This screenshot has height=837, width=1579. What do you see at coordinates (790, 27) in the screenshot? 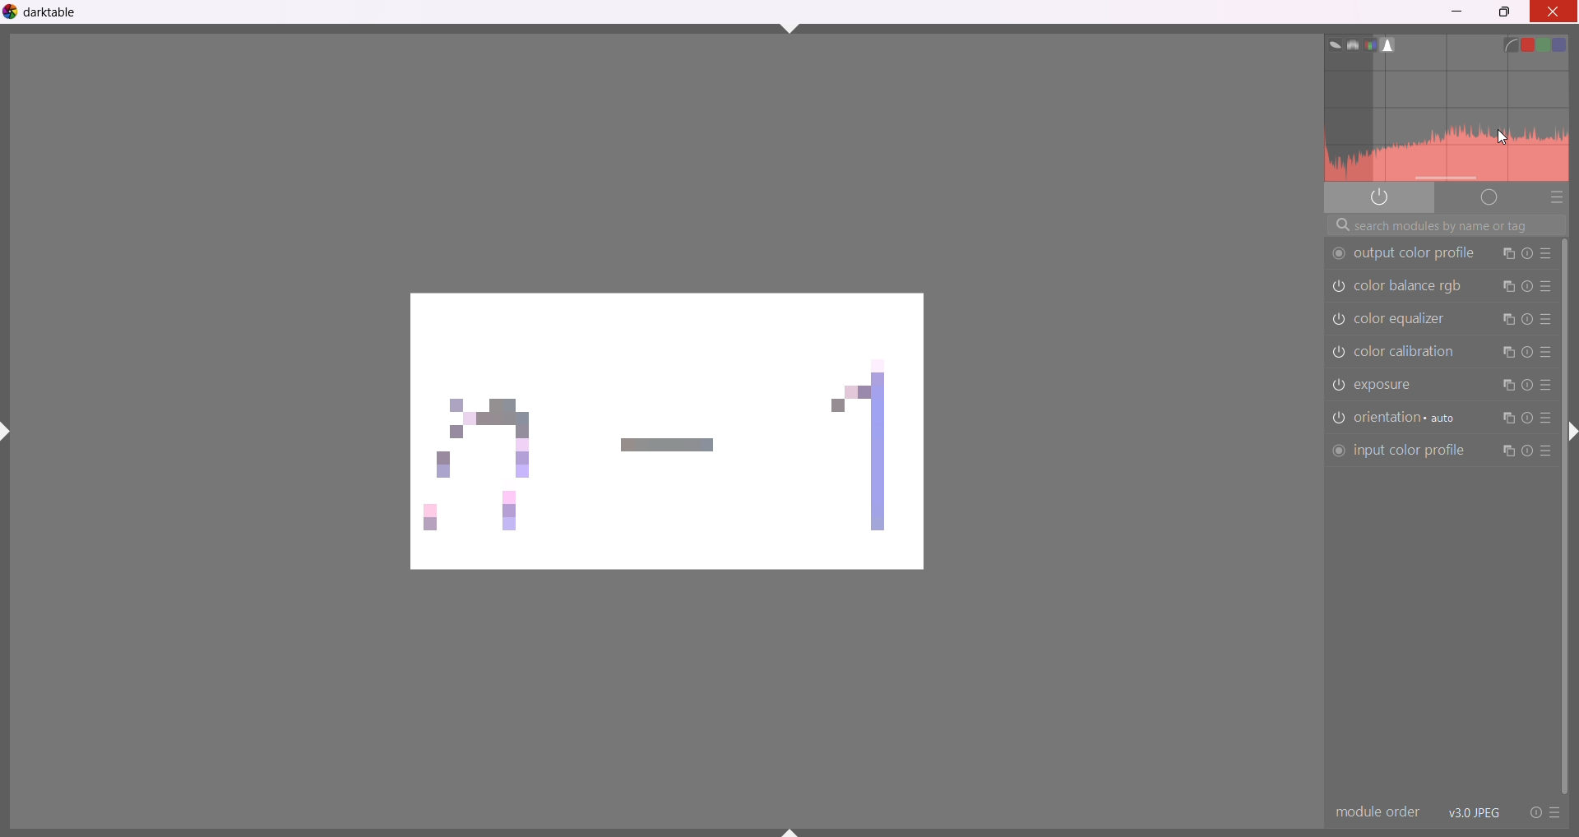
I see `shift+ctrl+t` at bounding box center [790, 27].